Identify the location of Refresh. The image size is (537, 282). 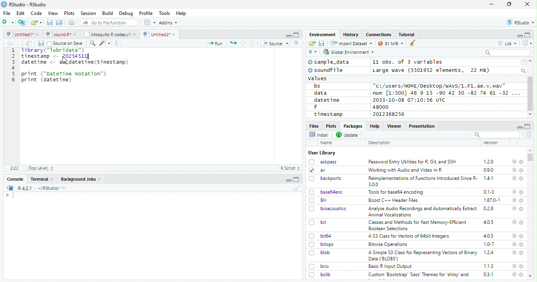
(528, 43).